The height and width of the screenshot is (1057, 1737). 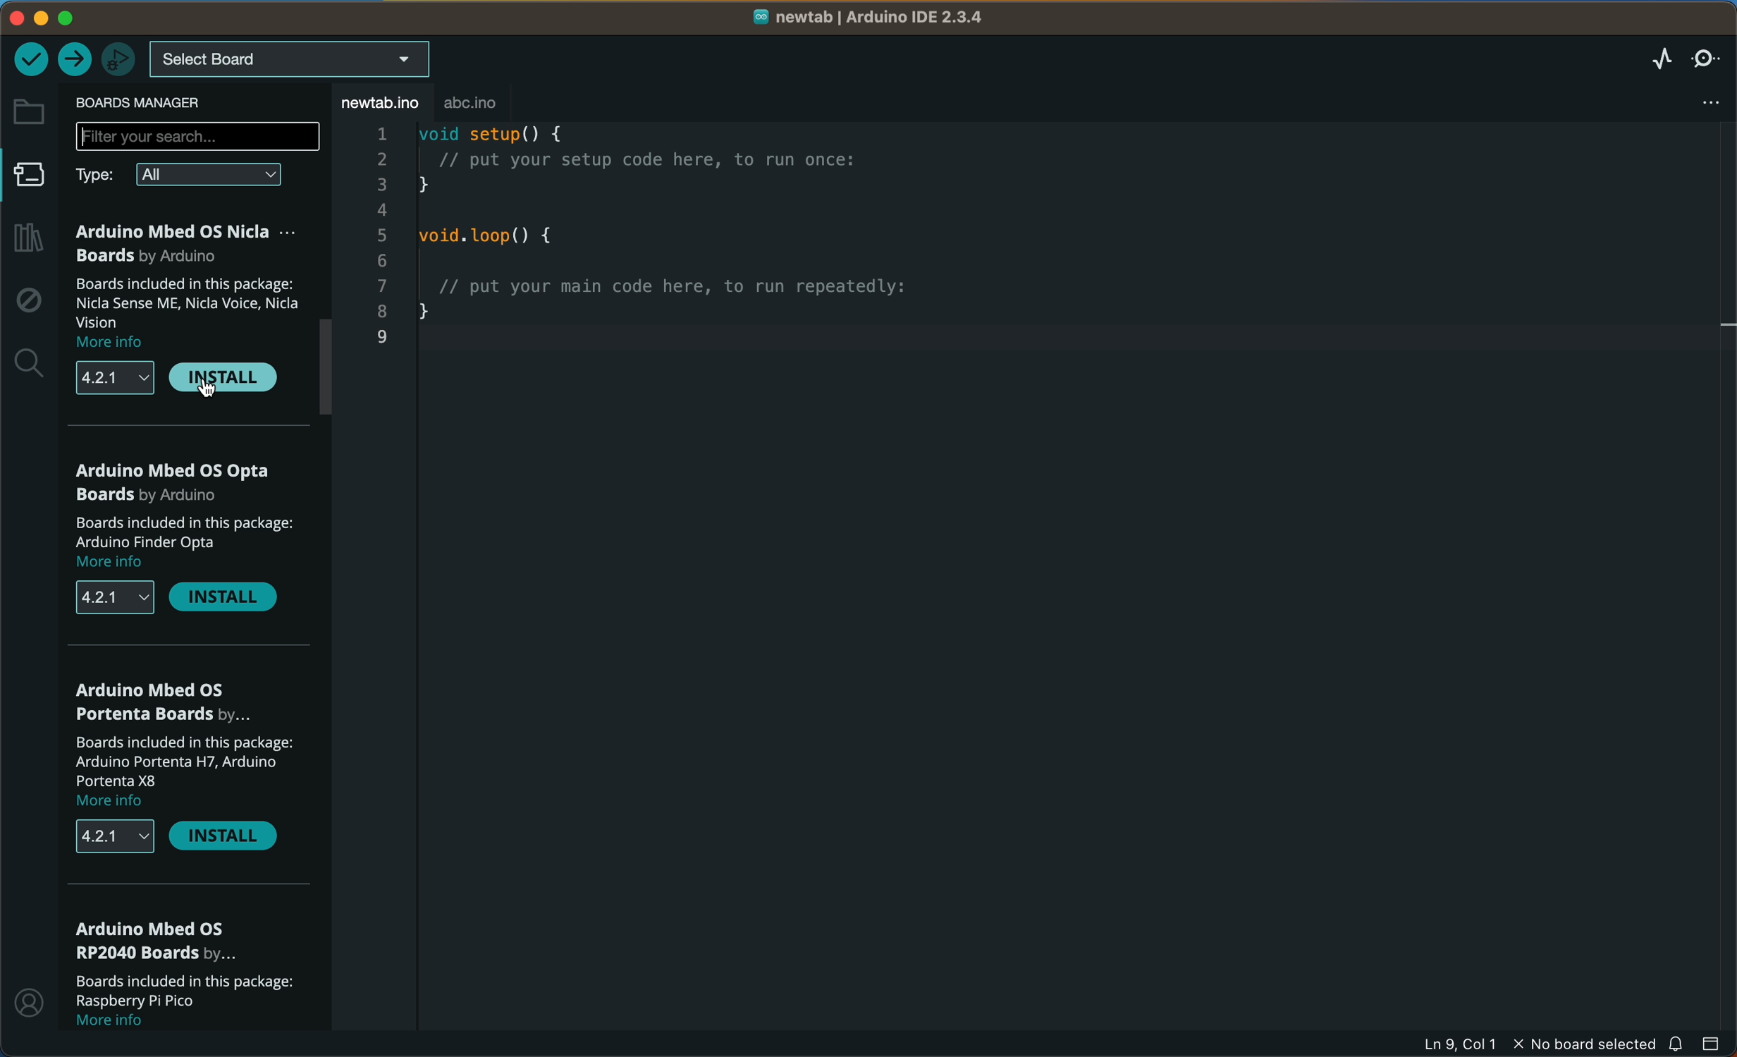 What do you see at coordinates (303, 58) in the screenshot?
I see `board selecter` at bounding box center [303, 58].